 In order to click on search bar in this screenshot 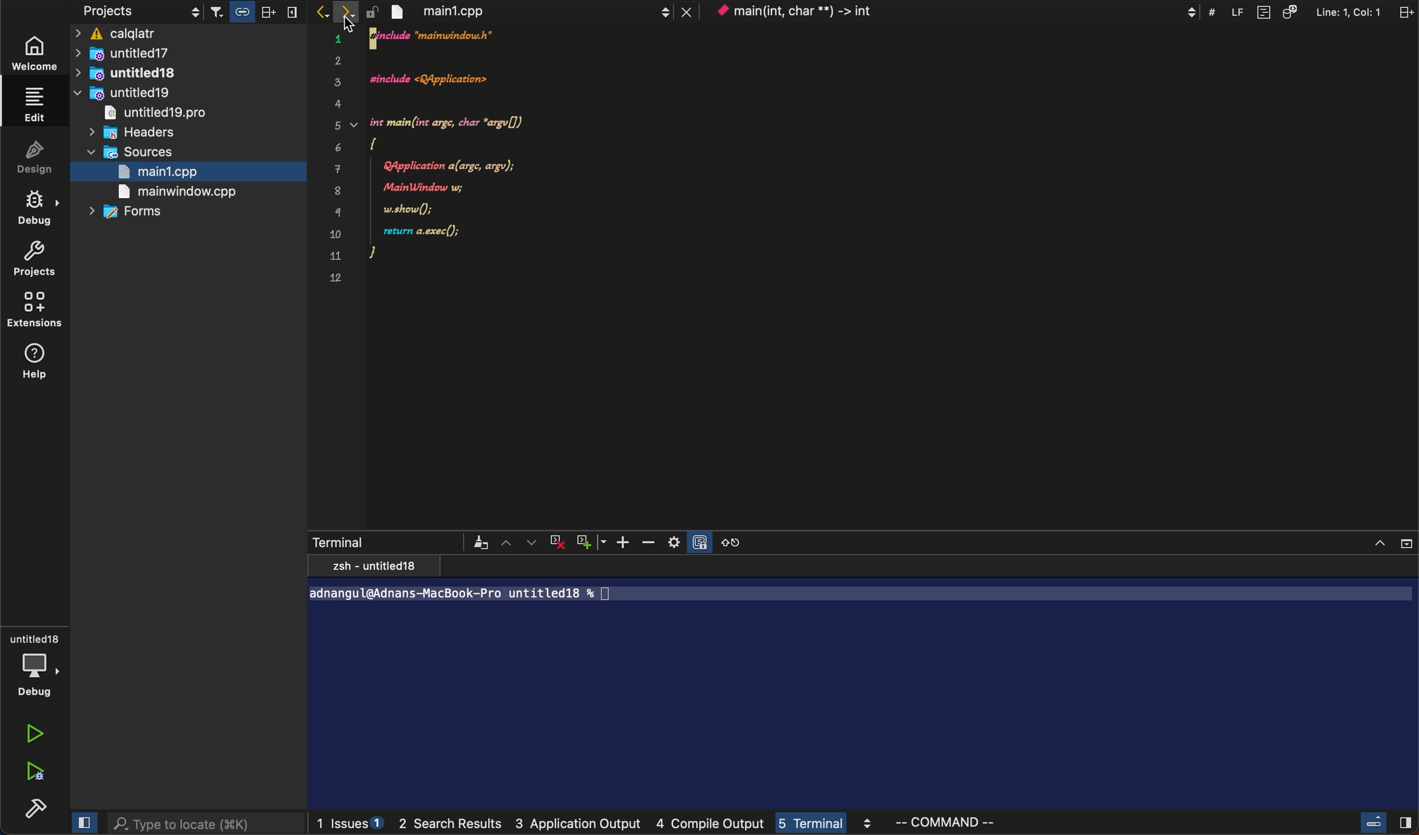, I will do `click(203, 824)`.